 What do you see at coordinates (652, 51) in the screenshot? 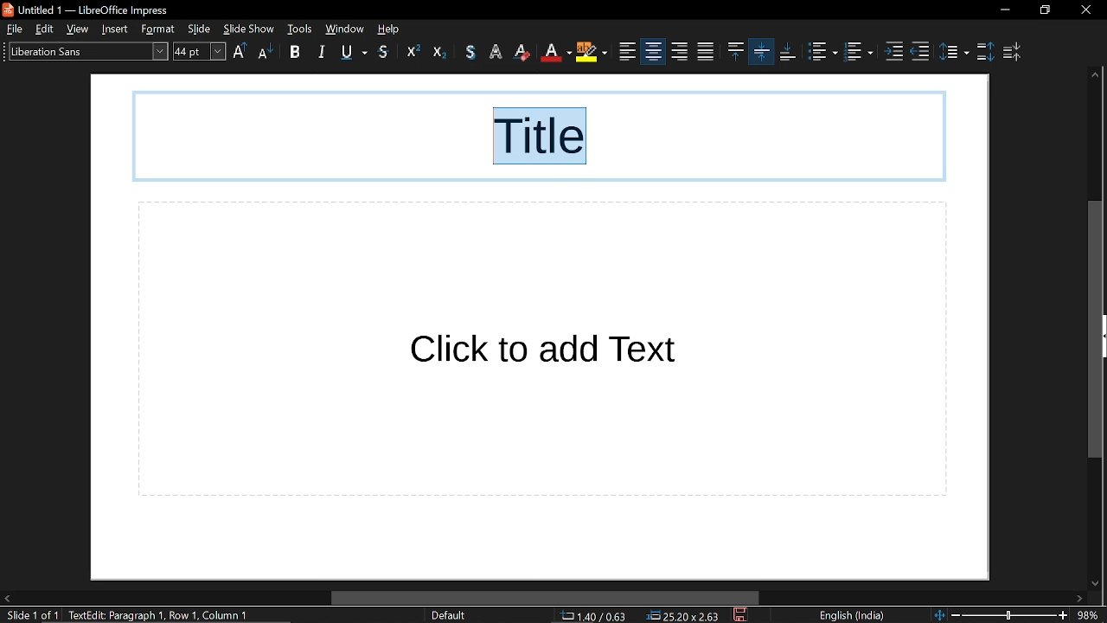
I see `align right` at bounding box center [652, 51].